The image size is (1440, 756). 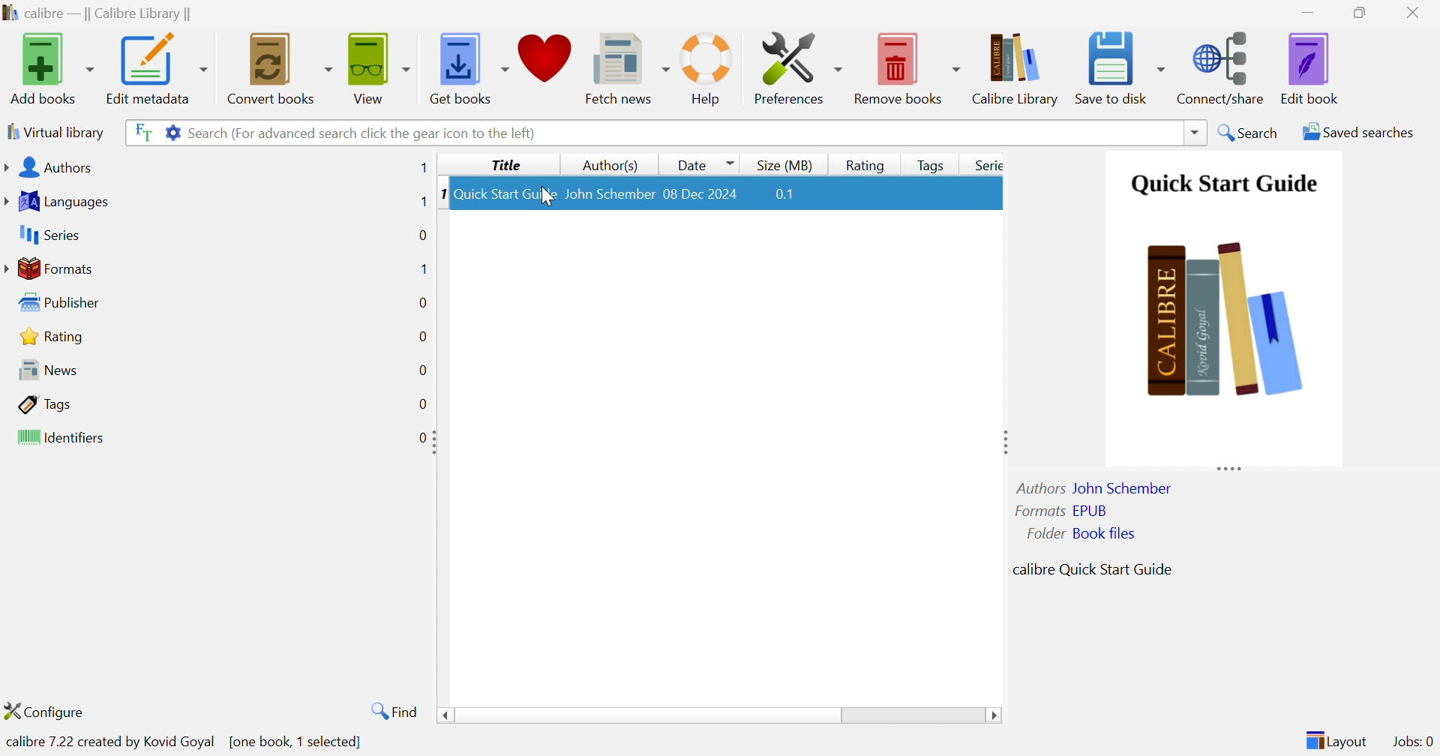 I want to click on Get books, so click(x=471, y=66).